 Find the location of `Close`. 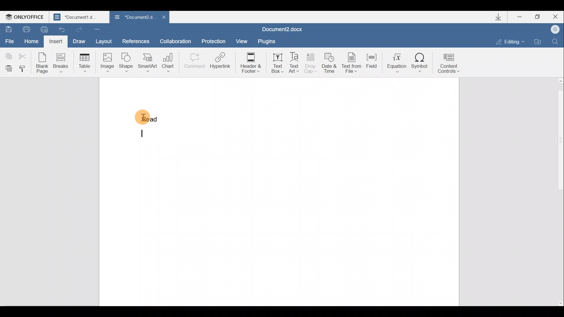

Close is located at coordinates (557, 16).